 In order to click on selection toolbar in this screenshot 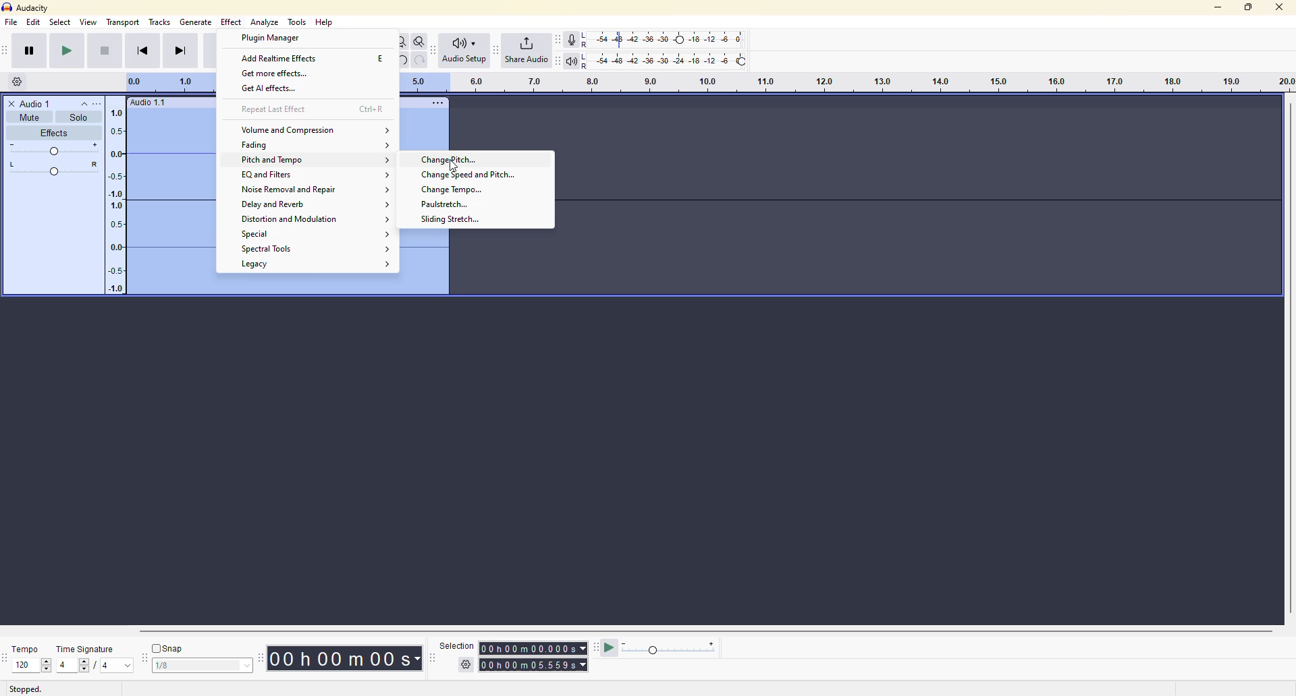, I will do `click(430, 658)`.